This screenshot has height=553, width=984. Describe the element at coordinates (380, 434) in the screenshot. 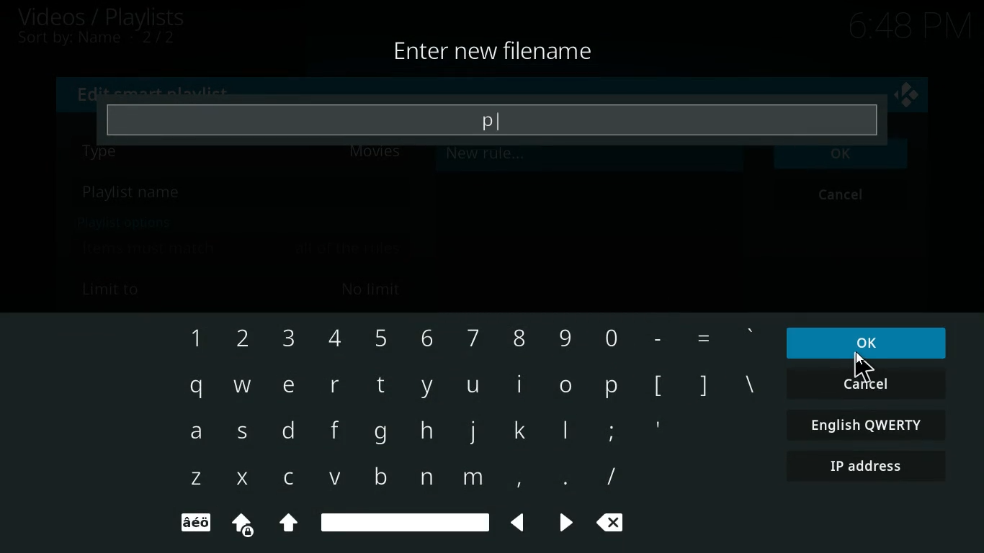

I see `g` at that location.